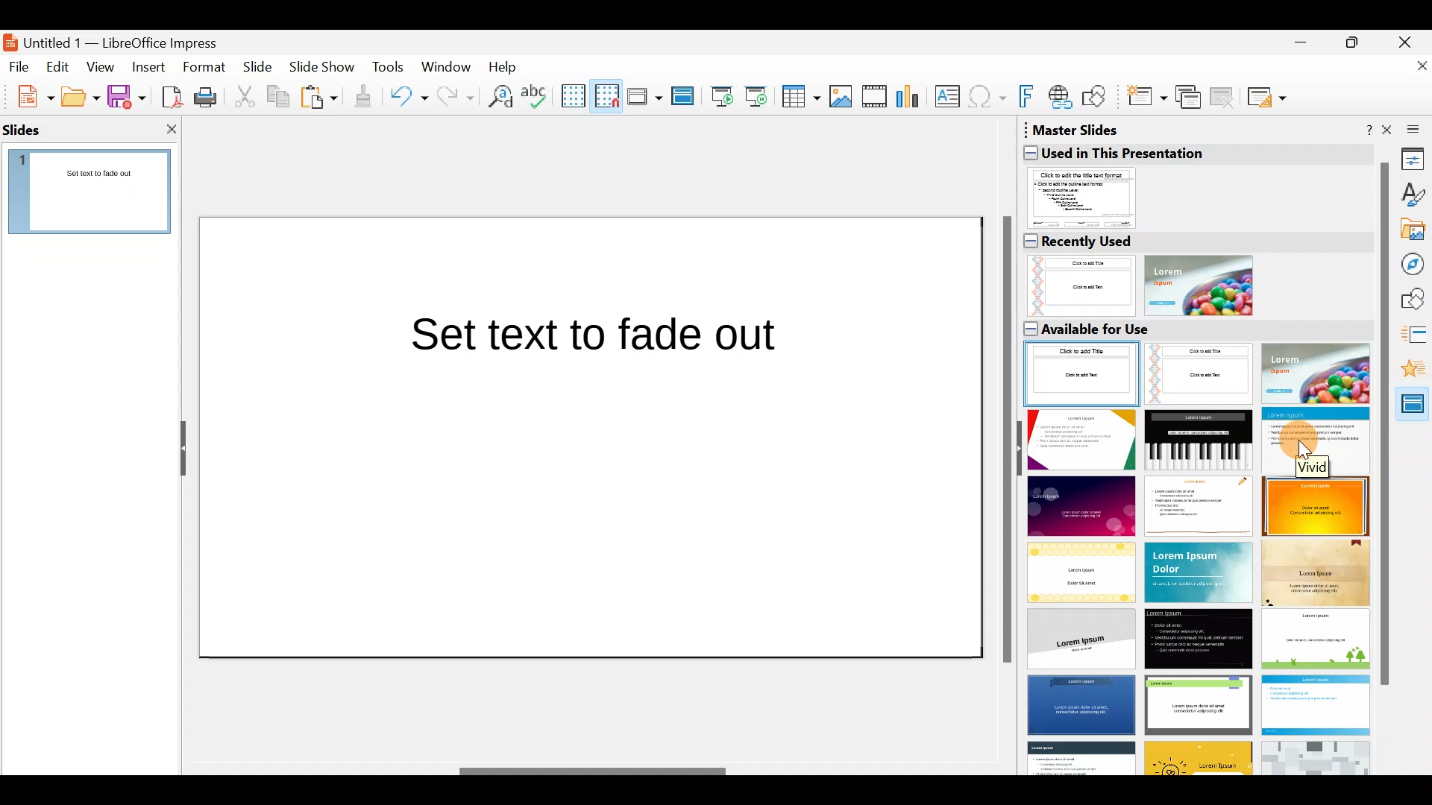 The height and width of the screenshot is (805, 1432). What do you see at coordinates (60, 67) in the screenshot?
I see `Edit` at bounding box center [60, 67].